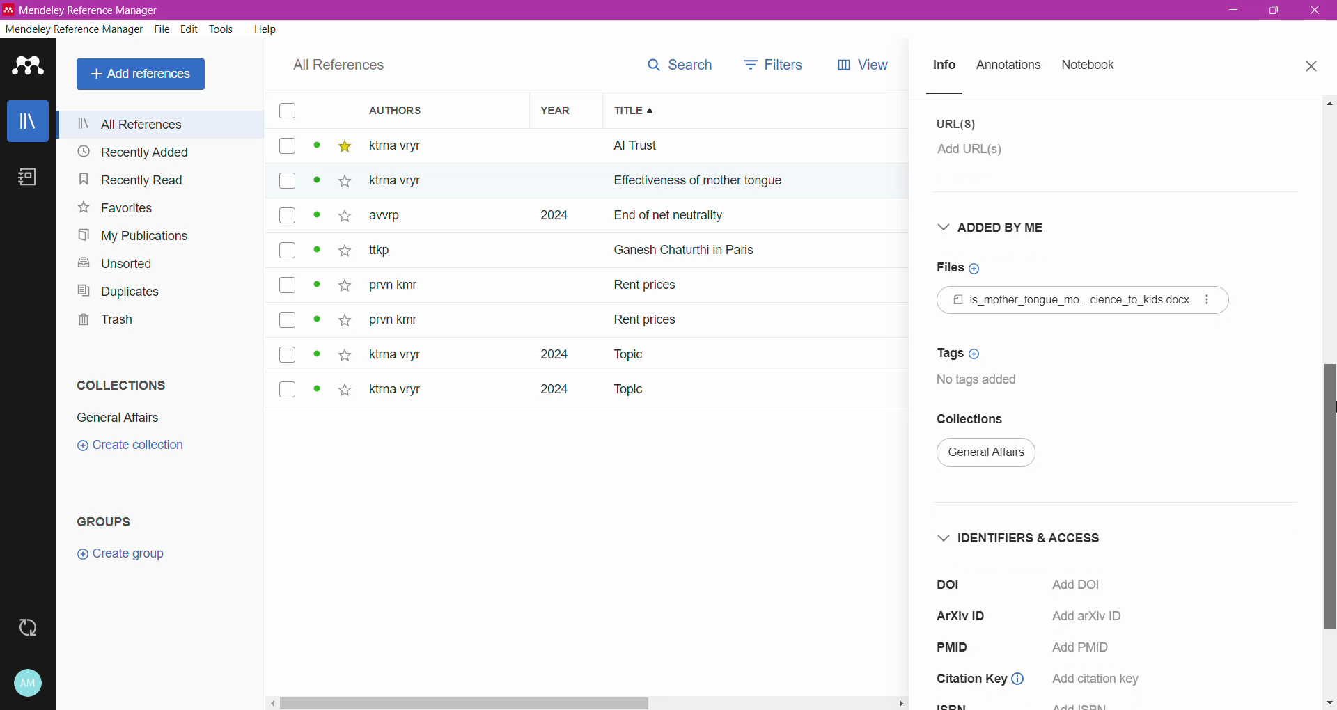 Image resolution: width=1337 pixels, height=710 pixels. I want to click on URL(S), so click(959, 124).